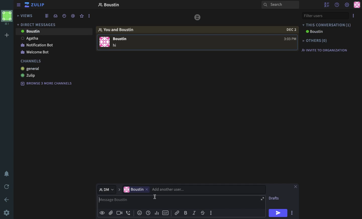 The height and width of the screenshot is (219, 362). I want to click on file attachment, so click(111, 212).